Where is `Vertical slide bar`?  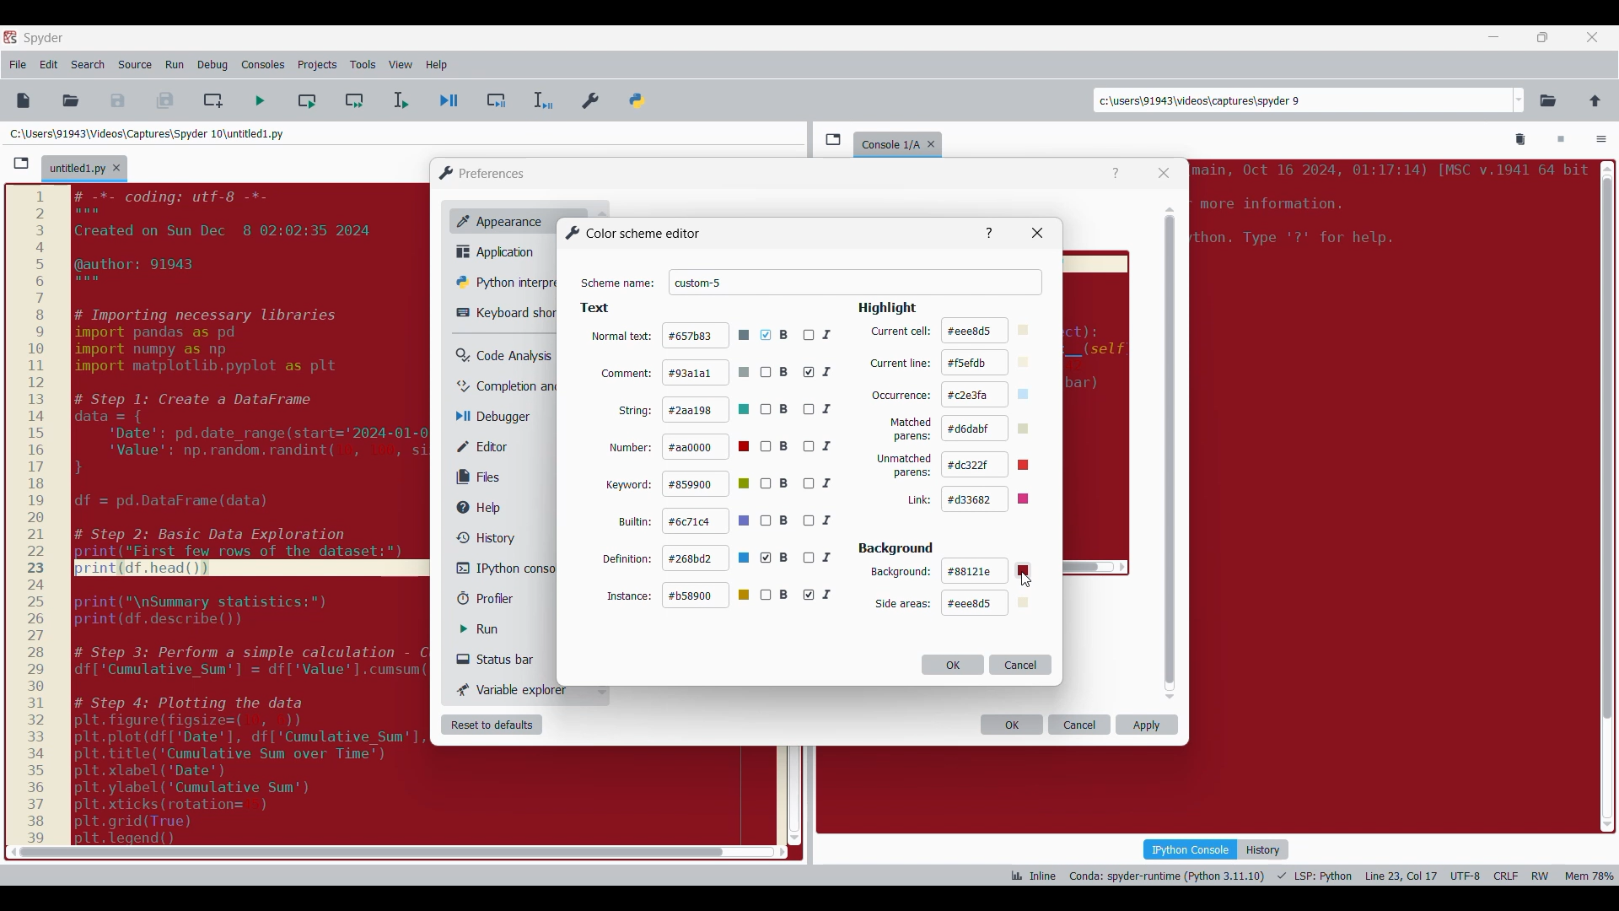 Vertical slide bar is located at coordinates (1170, 453).